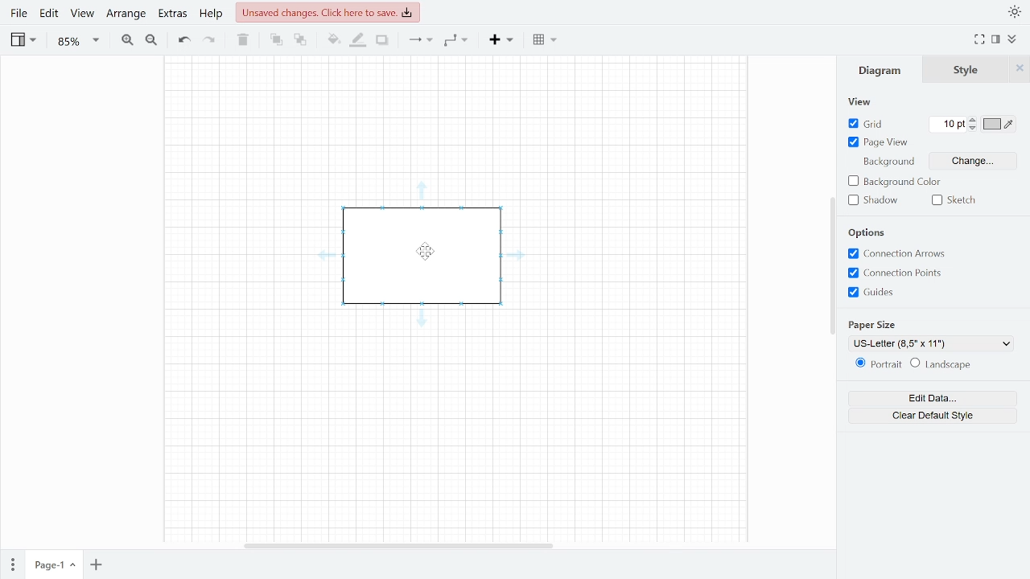 Image resolution: width=1030 pixels, height=579 pixels. What do you see at coordinates (929, 415) in the screenshot?
I see `Clear default style` at bounding box center [929, 415].